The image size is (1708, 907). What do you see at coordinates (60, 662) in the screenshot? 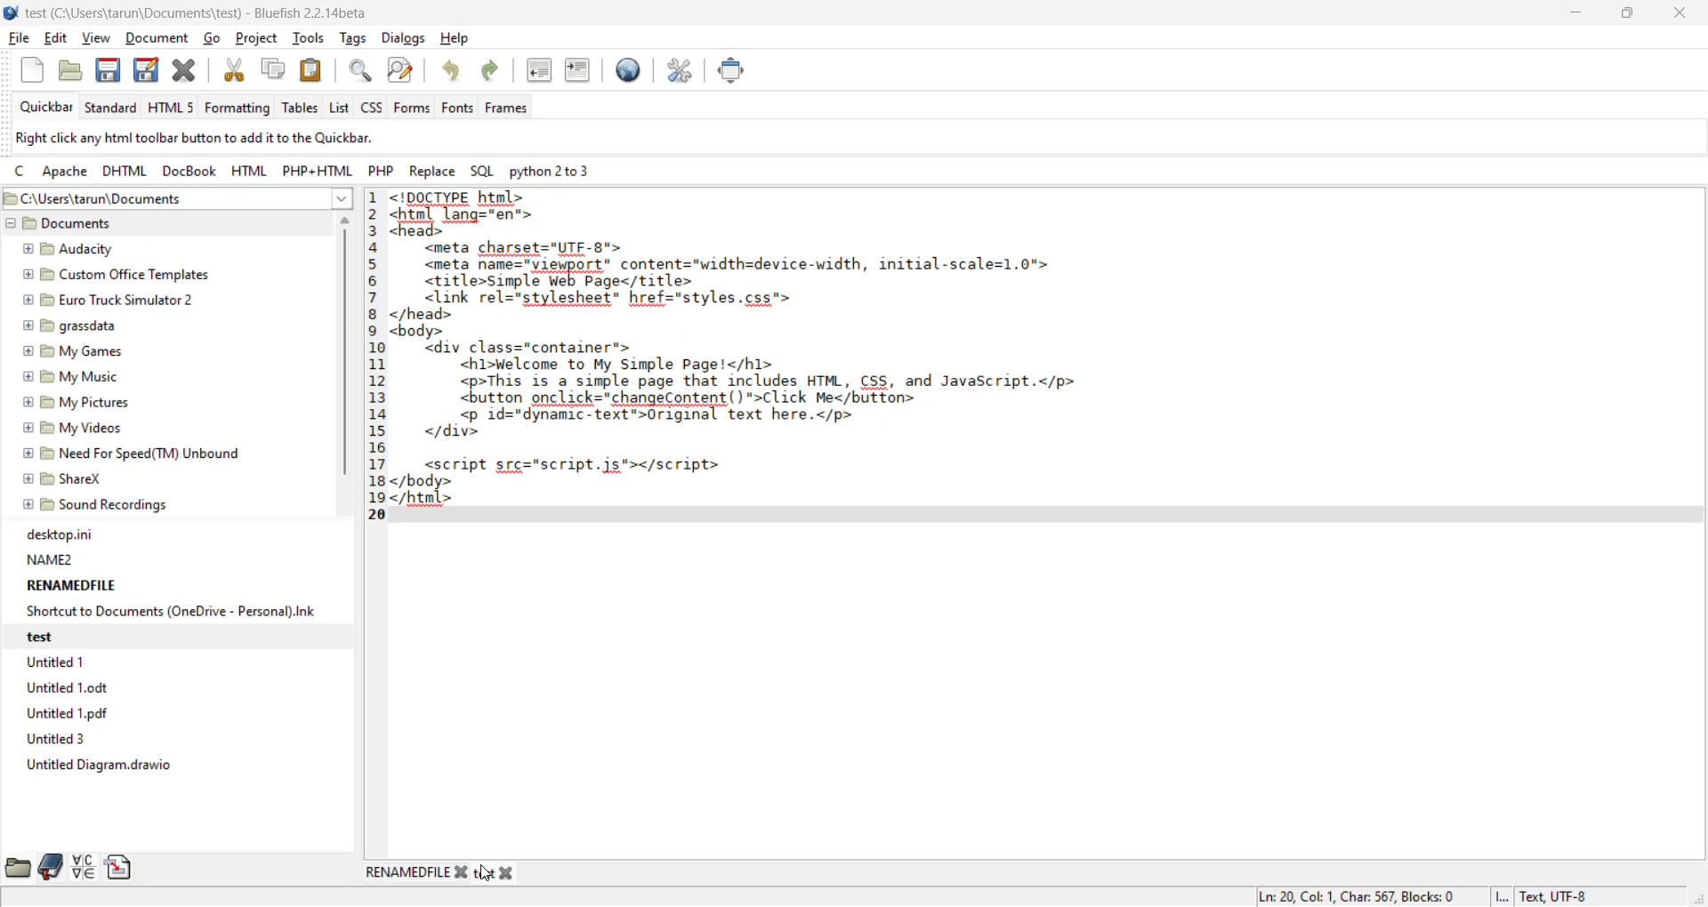
I see `Untitled 1` at bounding box center [60, 662].